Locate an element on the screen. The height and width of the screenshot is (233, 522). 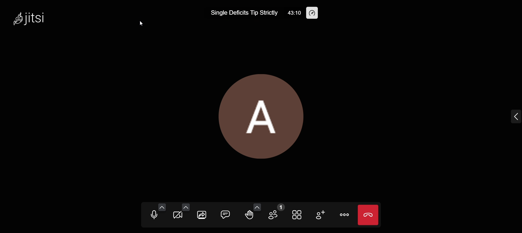
expand is located at coordinates (512, 118).